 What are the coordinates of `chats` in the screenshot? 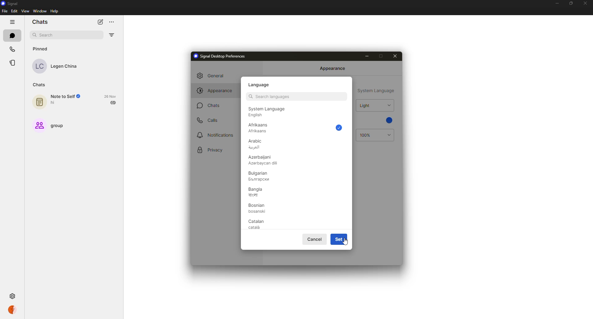 It's located at (39, 85).